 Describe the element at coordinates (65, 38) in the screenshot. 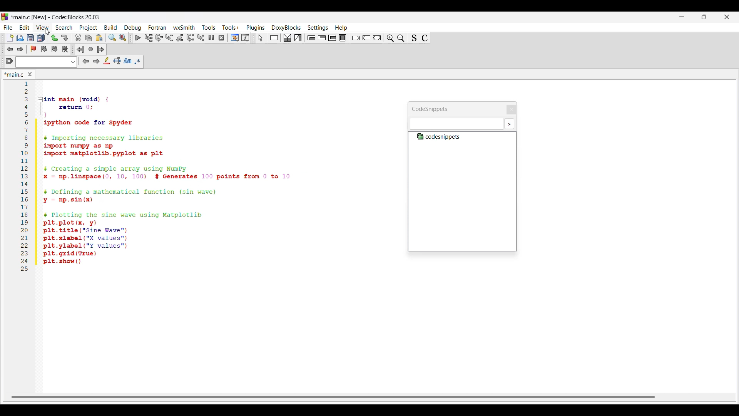

I see `Redo` at that location.